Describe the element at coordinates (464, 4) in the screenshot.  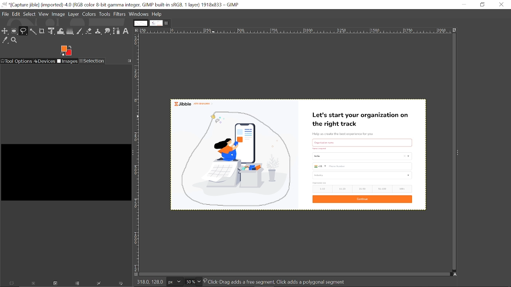
I see `Minimize` at that location.